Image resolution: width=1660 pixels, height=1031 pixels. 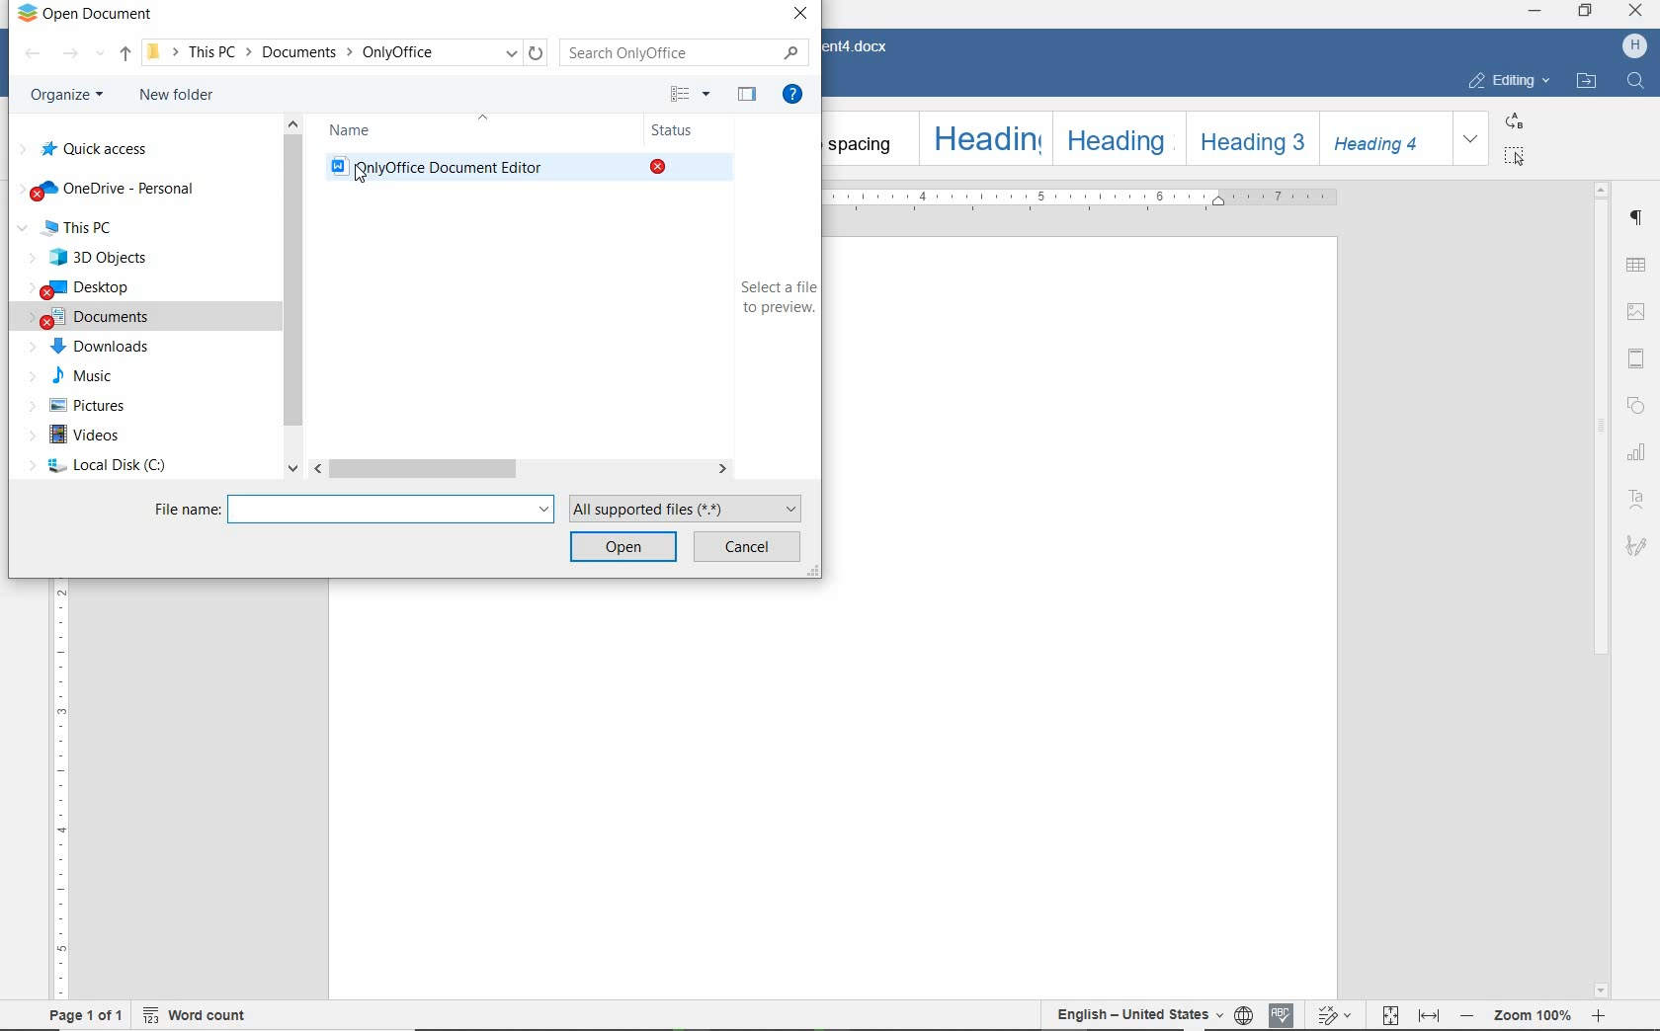 I want to click on name, so click(x=350, y=129).